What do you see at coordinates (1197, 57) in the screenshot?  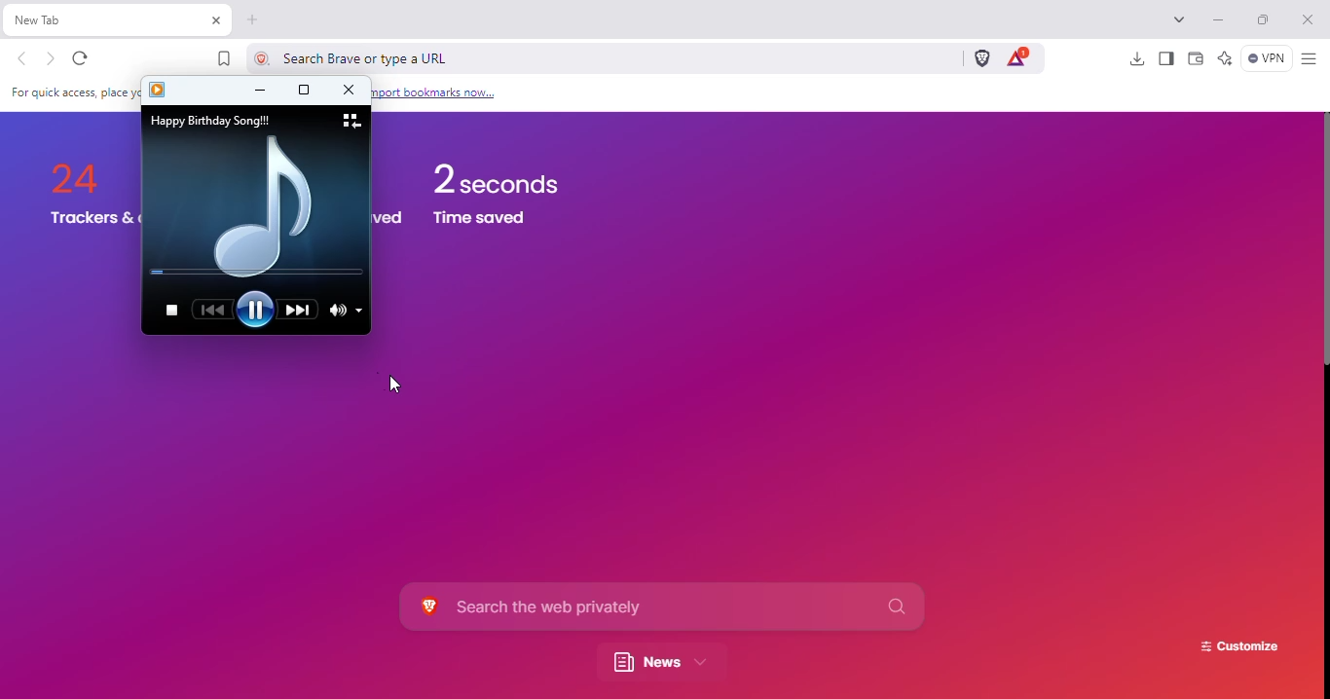 I see `wallet` at bounding box center [1197, 57].